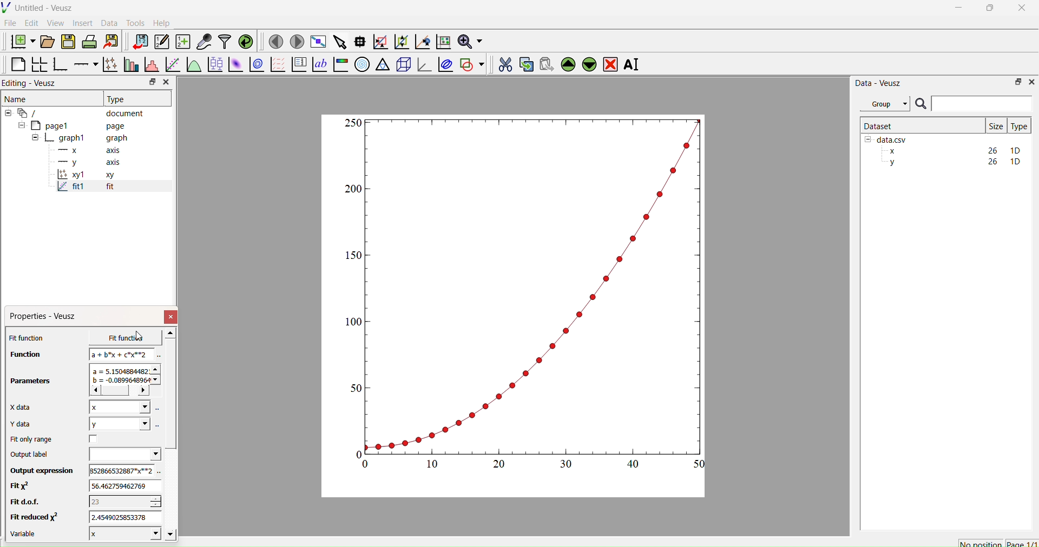  What do you see at coordinates (58, 65) in the screenshot?
I see `Base Graph` at bounding box center [58, 65].